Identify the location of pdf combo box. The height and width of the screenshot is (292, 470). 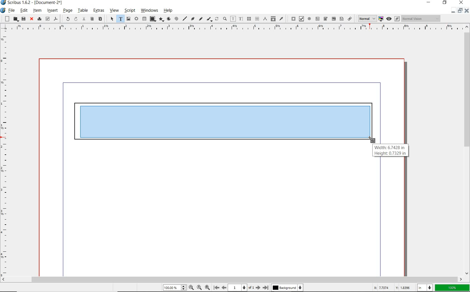
(333, 19).